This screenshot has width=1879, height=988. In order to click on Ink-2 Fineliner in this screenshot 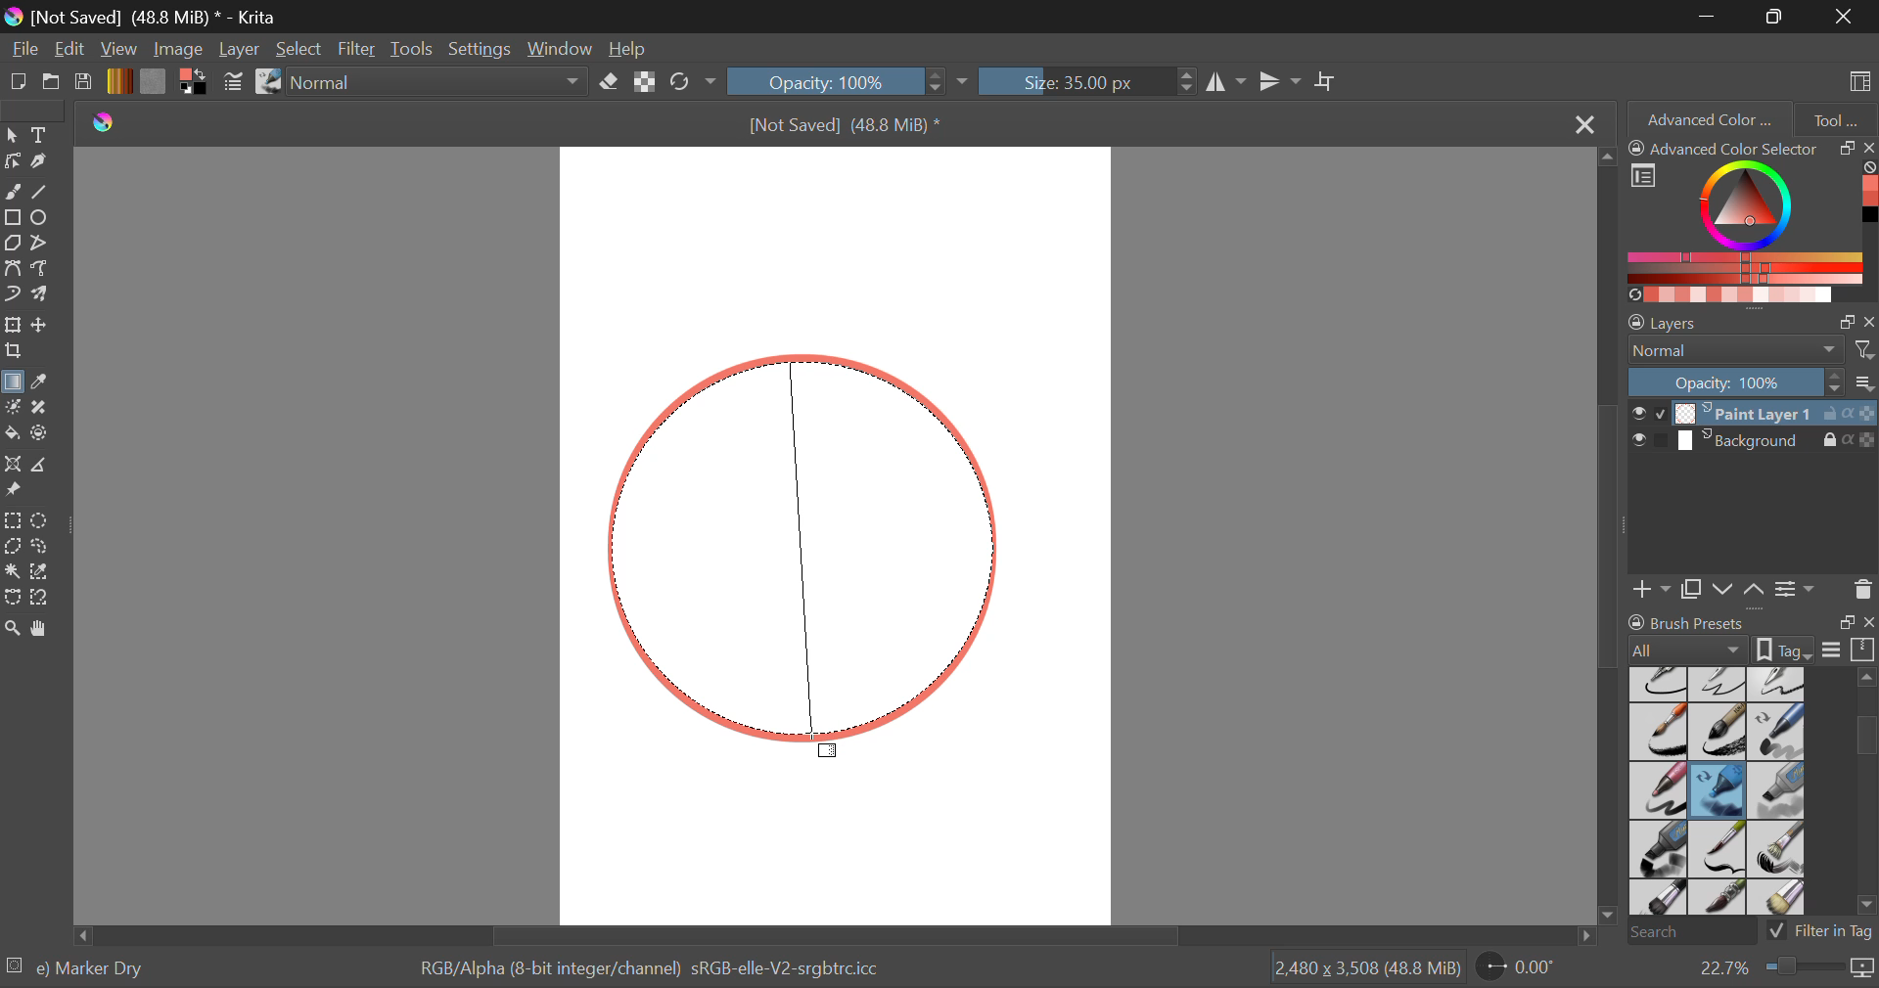, I will do `click(1660, 683)`.